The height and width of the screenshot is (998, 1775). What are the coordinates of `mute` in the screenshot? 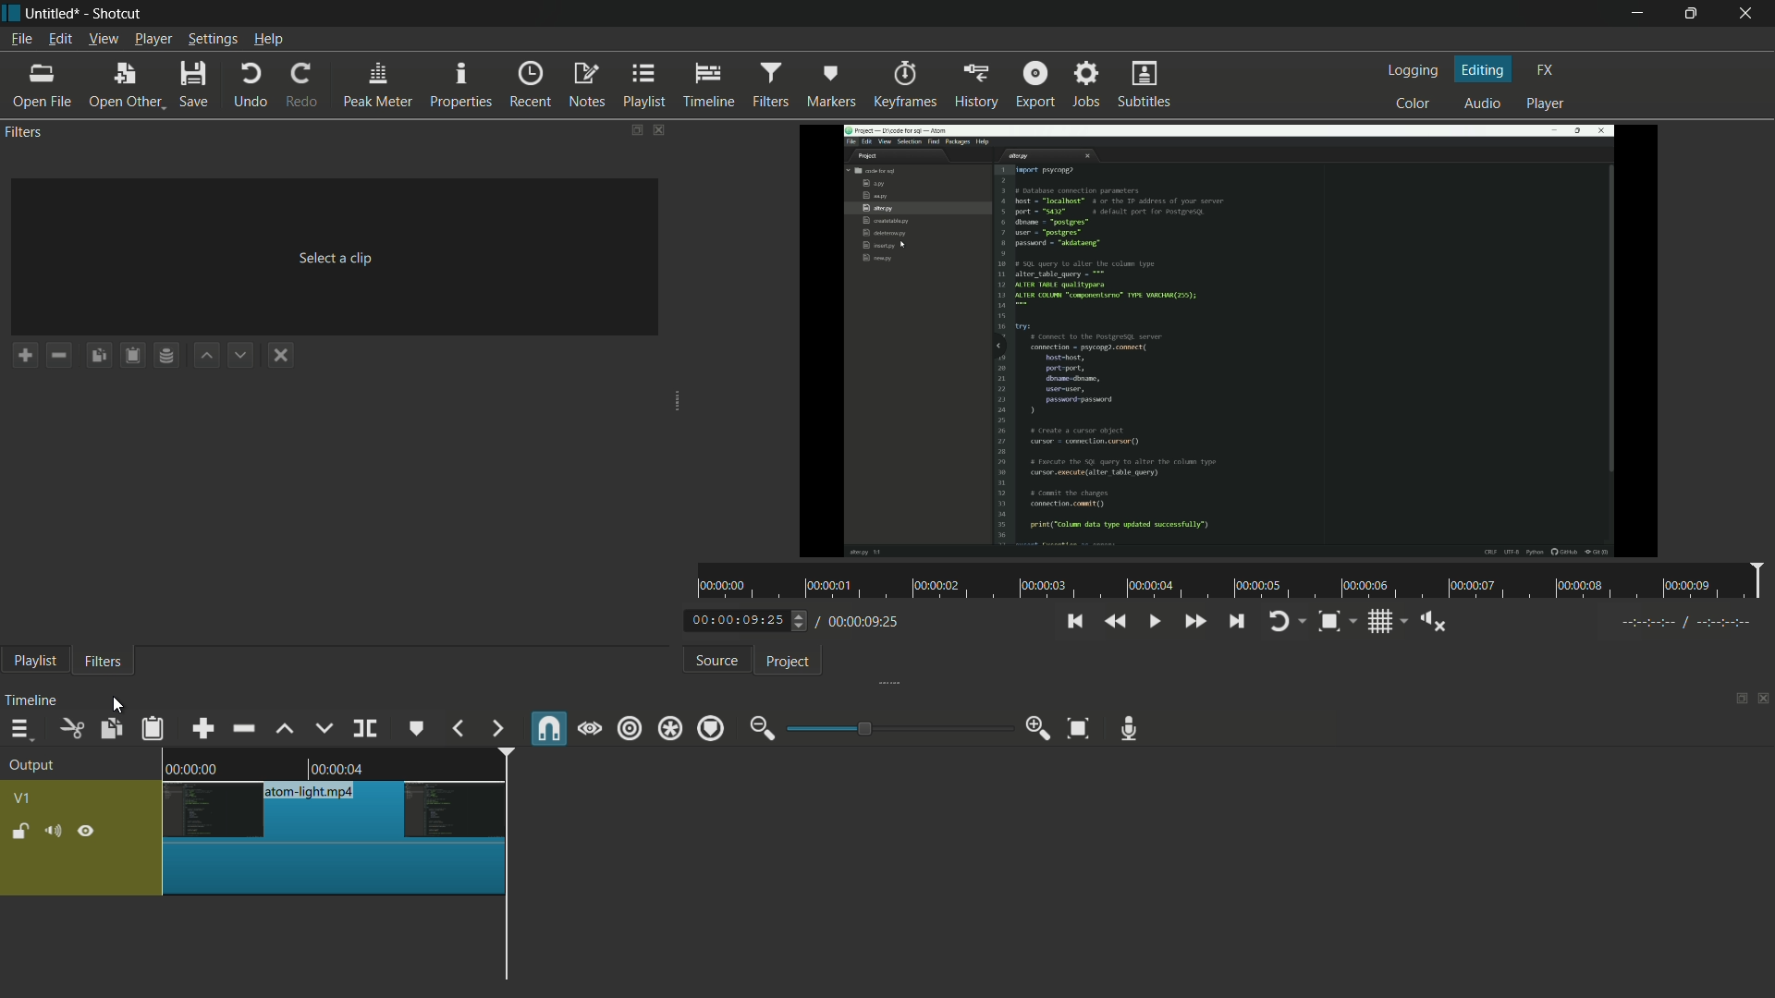 It's located at (52, 830).